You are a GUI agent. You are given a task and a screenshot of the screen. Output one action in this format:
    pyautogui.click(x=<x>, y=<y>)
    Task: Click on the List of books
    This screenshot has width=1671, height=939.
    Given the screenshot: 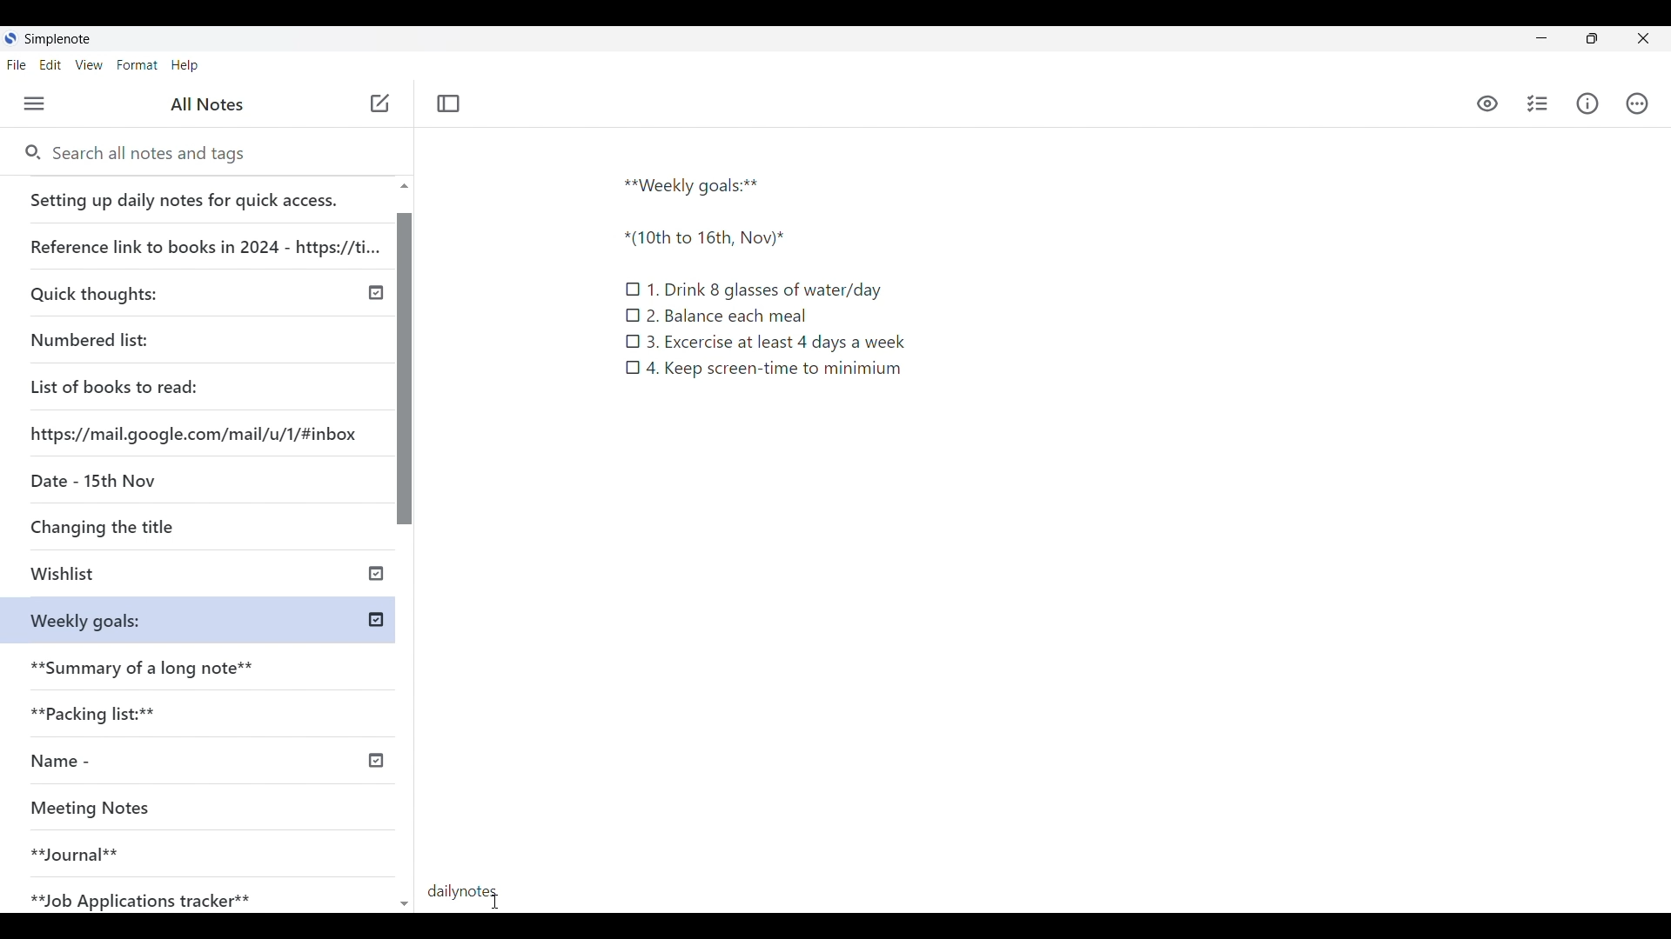 What is the action you would take?
    pyautogui.click(x=116, y=384)
    